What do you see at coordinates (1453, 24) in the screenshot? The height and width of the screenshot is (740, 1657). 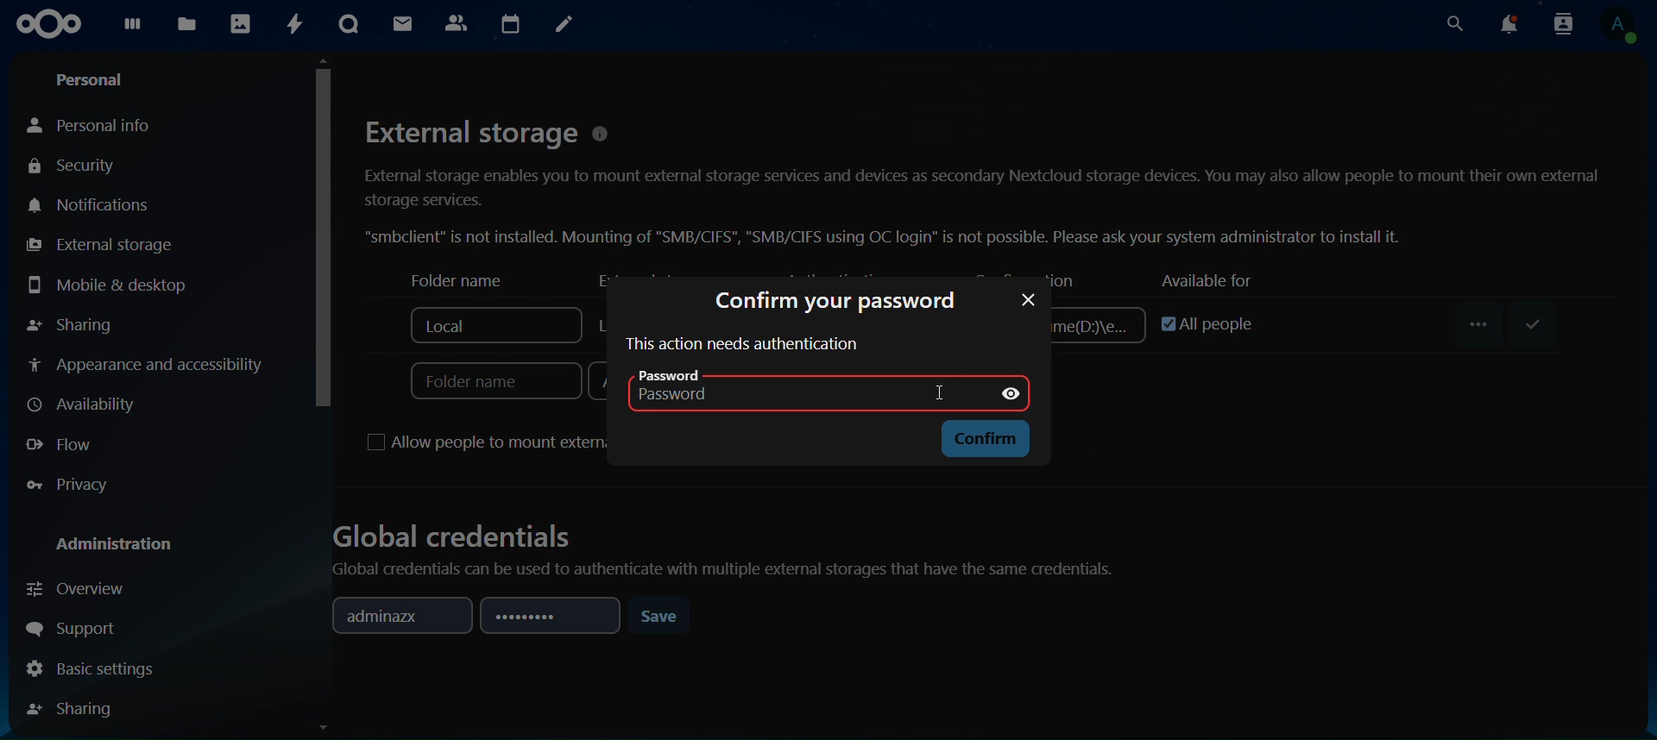 I see `search` at bounding box center [1453, 24].